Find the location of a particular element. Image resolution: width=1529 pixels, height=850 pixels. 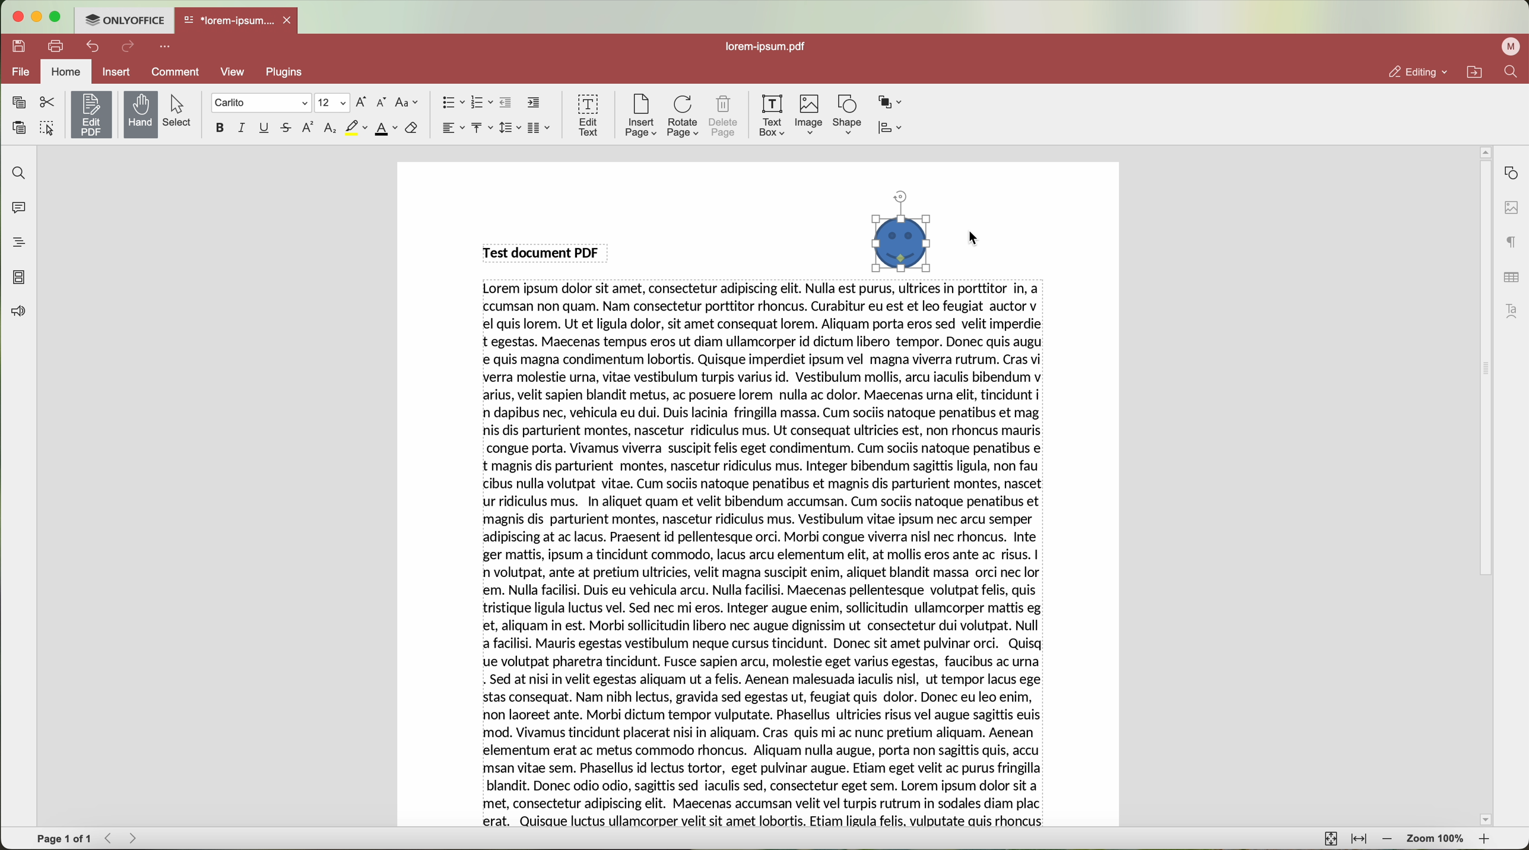

paste is located at coordinates (20, 128).